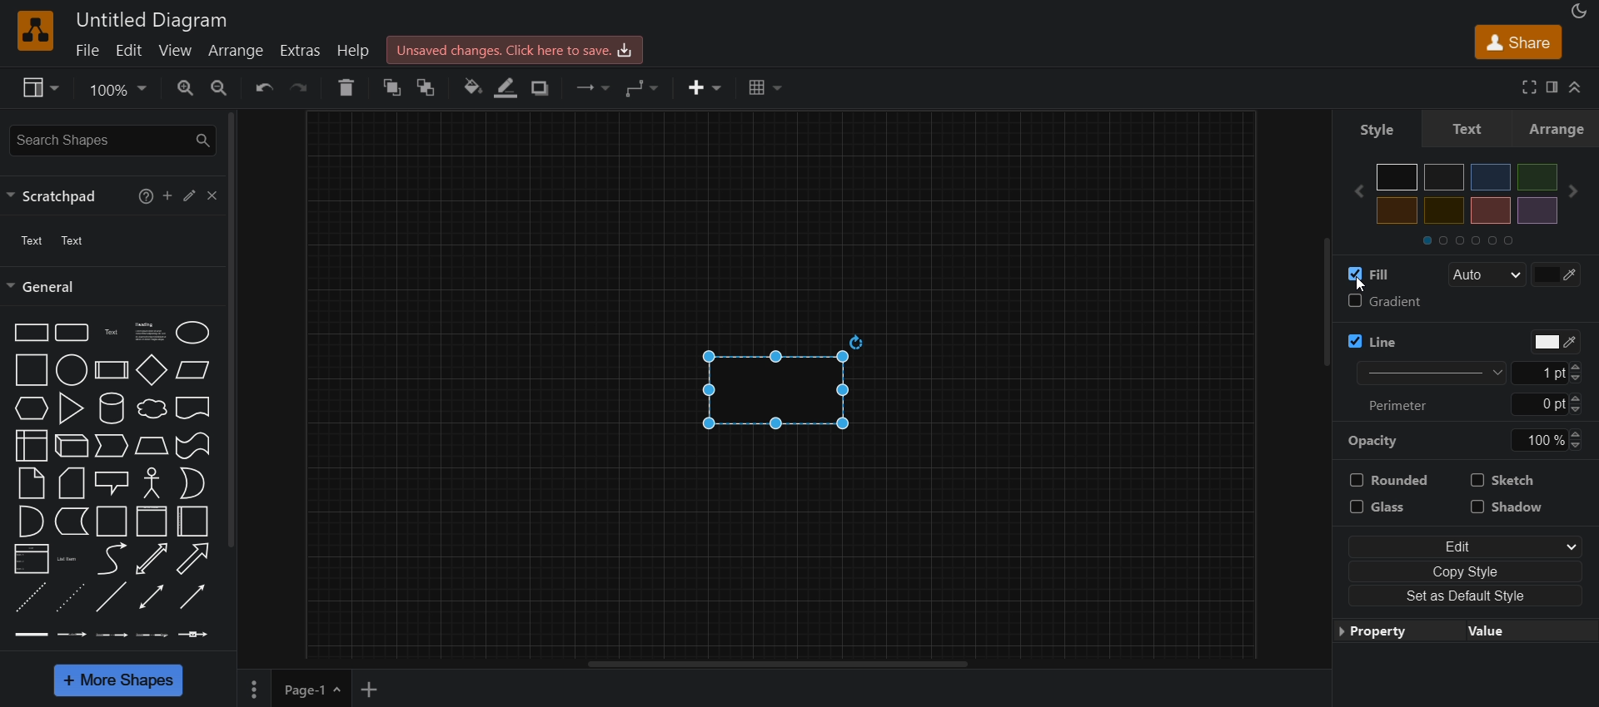  What do you see at coordinates (428, 85) in the screenshot?
I see `to front` at bounding box center [428, 85].